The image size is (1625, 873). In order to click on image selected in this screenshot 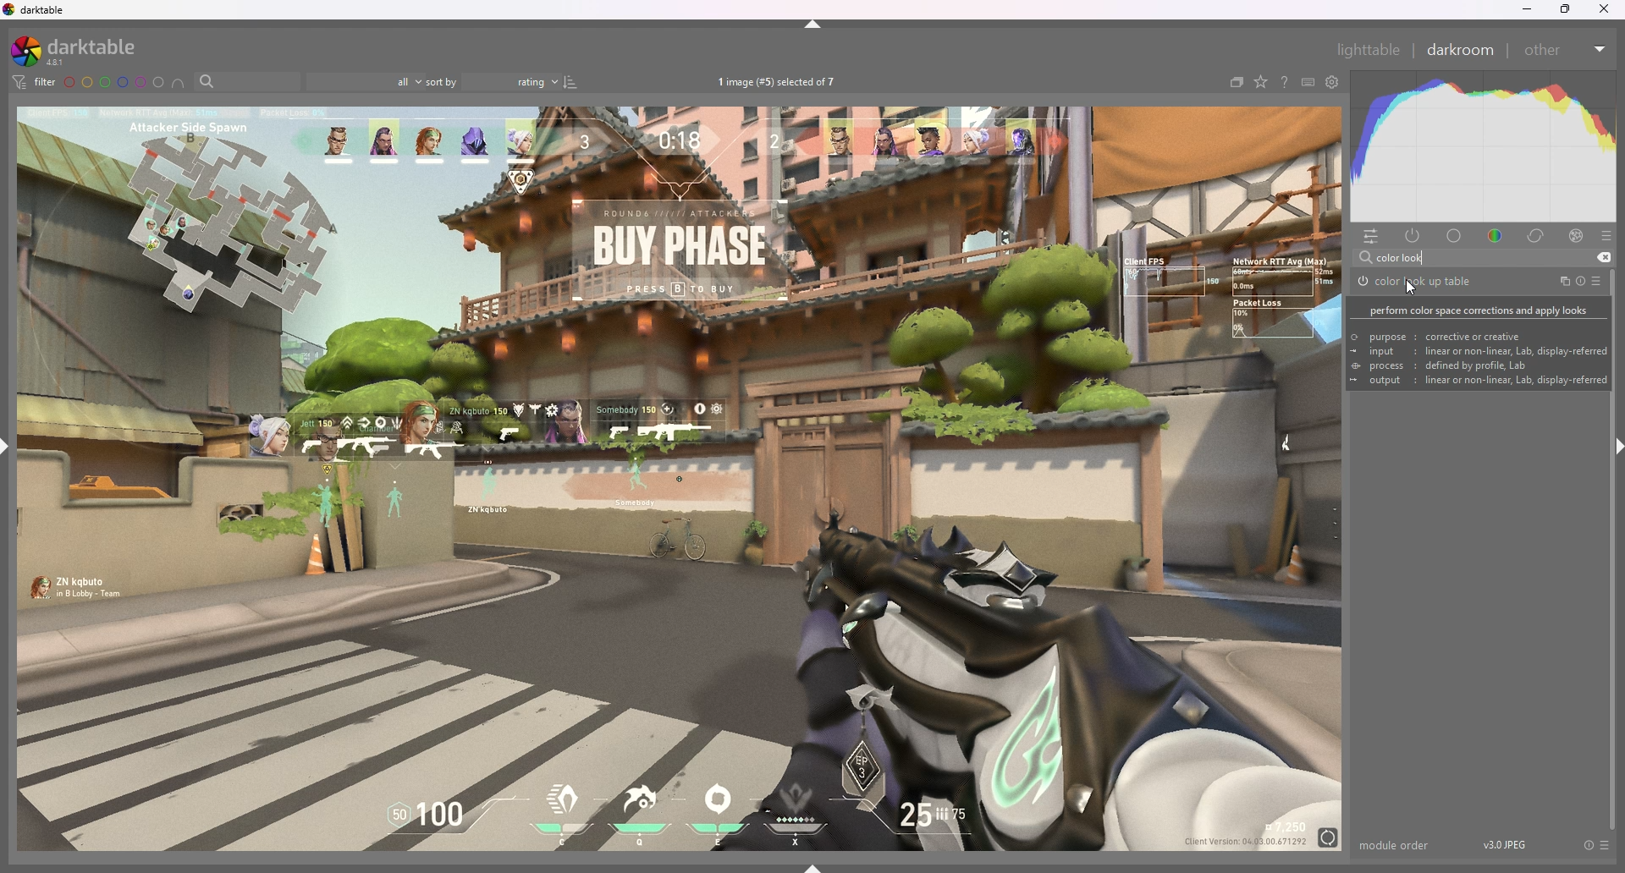, I will do `click(783, 81)`.